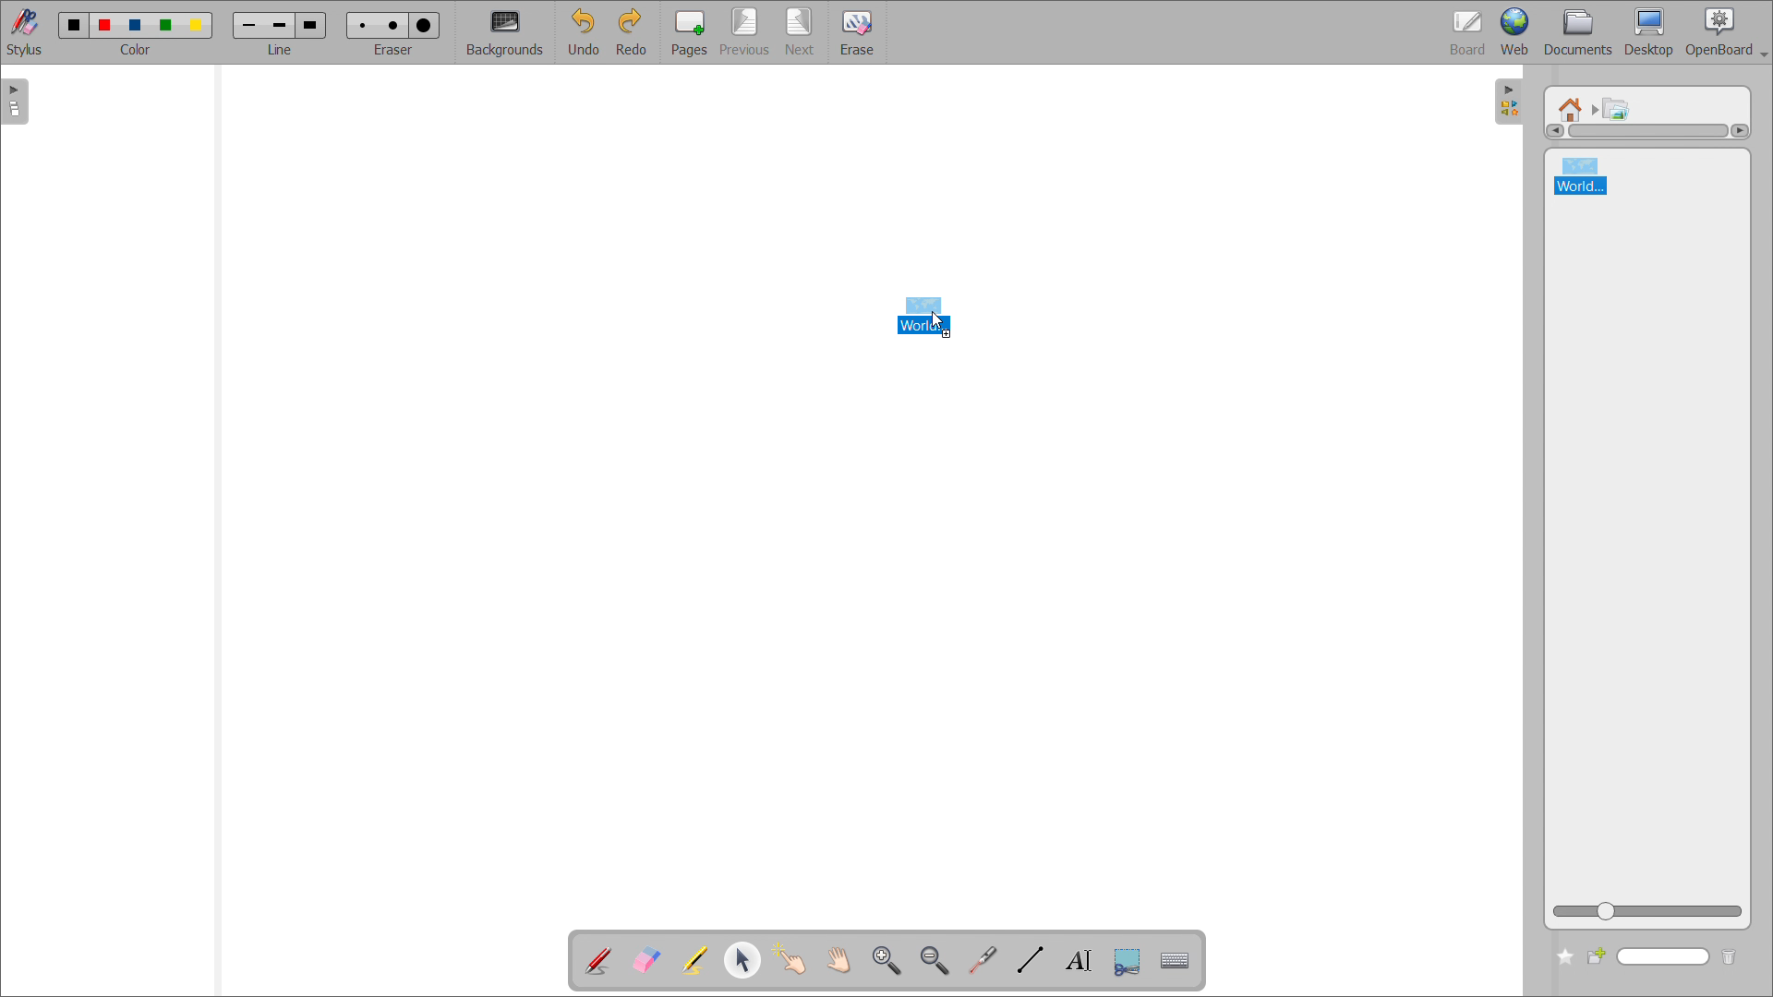  Describe the element at coordinates (942, 326) in the screenshot. I see `cursor` at that location.